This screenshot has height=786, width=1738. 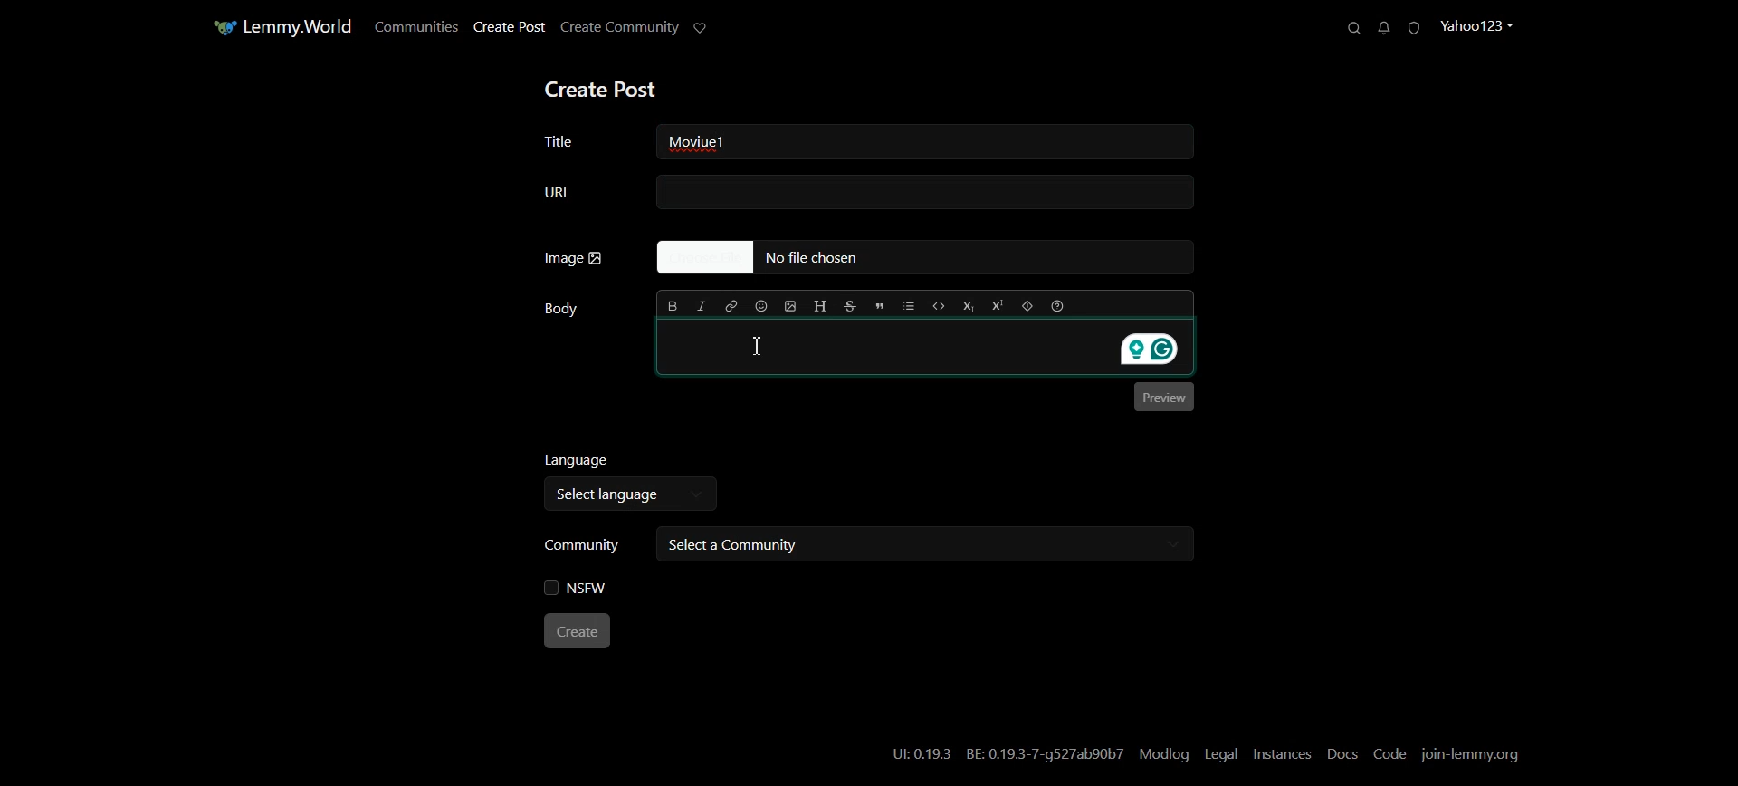 What do you see at coordinates (820, 306) in the screenshot?
I see `Header` at bounding box center [820, 306].